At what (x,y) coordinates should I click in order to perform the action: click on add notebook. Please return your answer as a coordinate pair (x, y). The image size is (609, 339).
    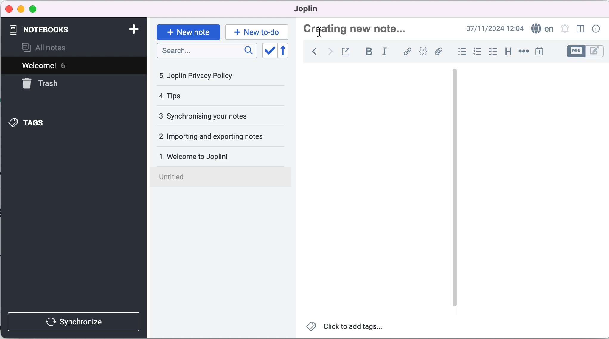
    Looking at the image, I should click on (135, 29).